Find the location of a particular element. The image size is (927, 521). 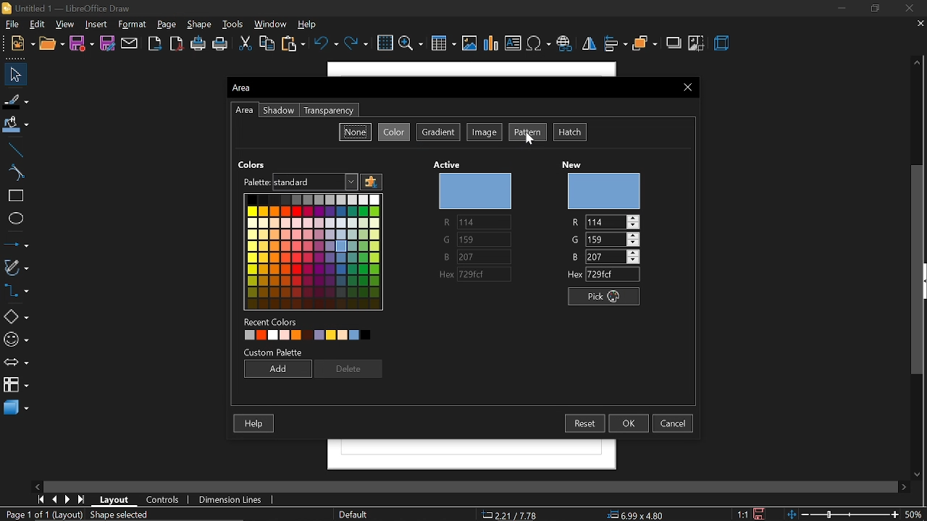

add is located at coordinates (278, 368).